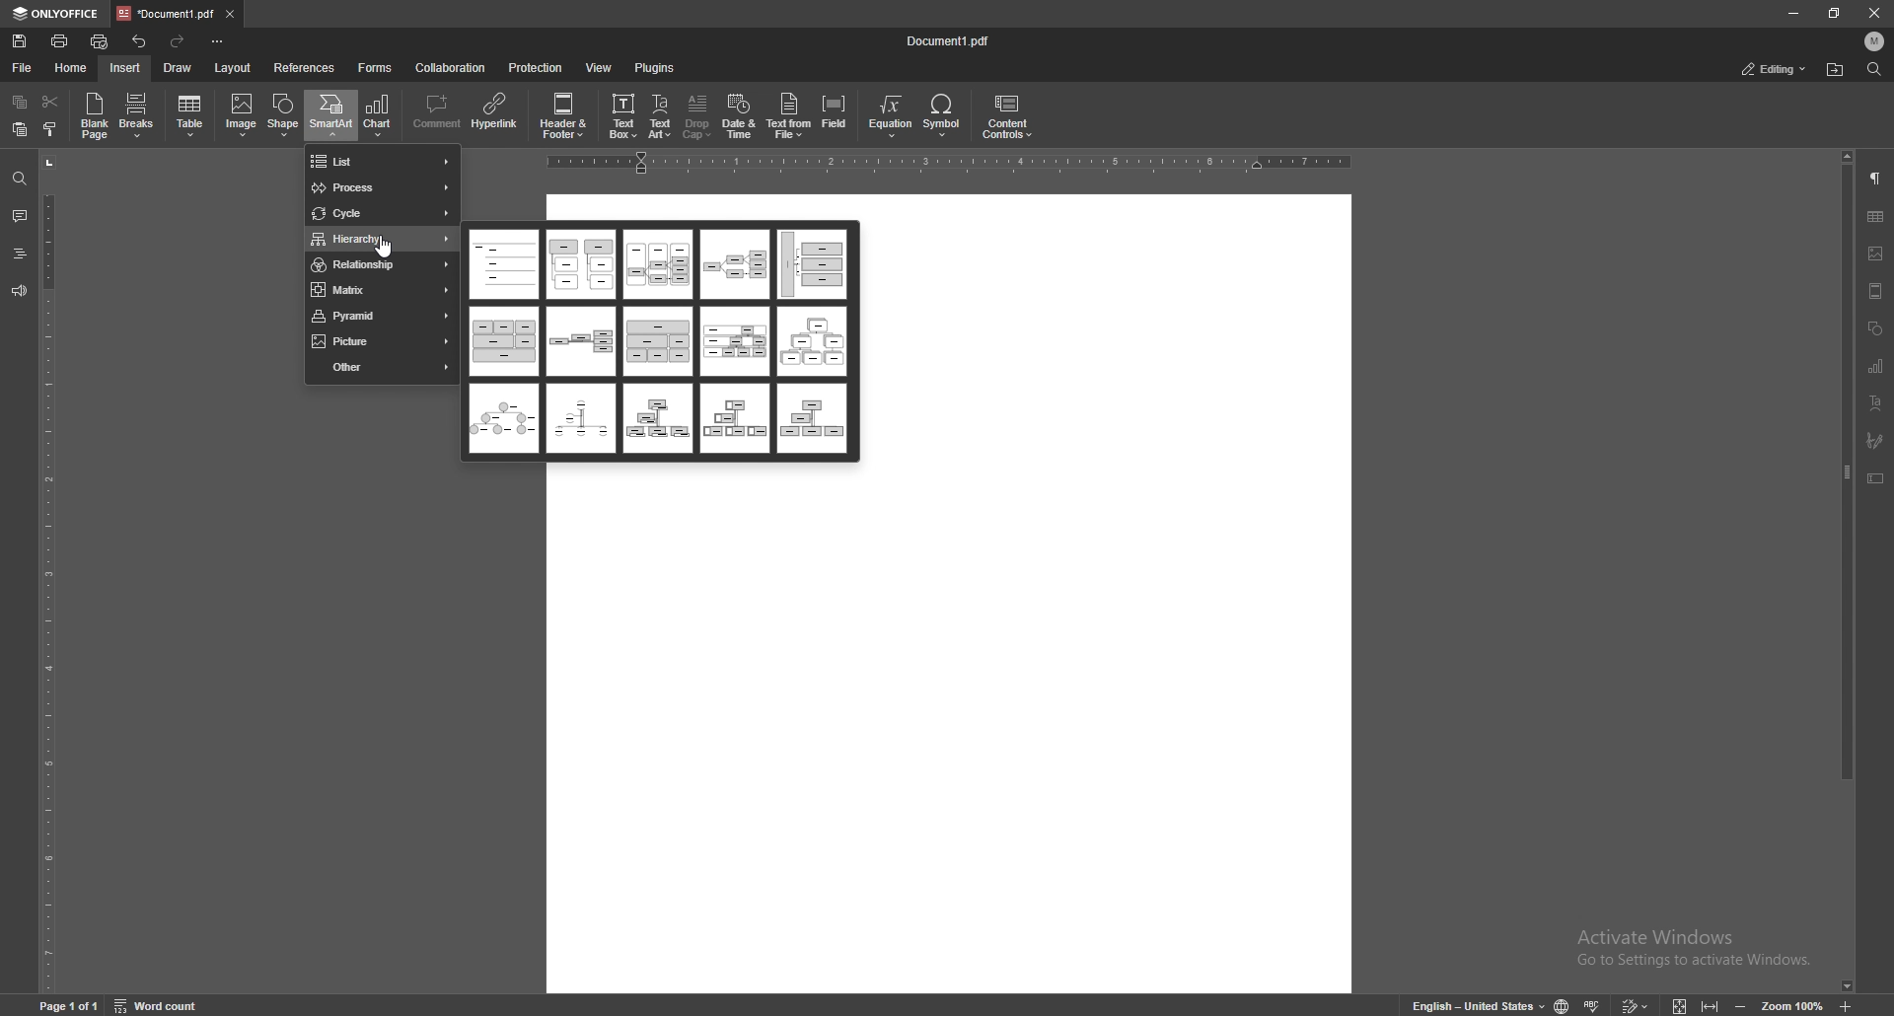 The image size is (1894, 1016). What do you see at coordinates (698, 115) in the screenshot?
I see `drop cap` at bounding box center [698, 115].